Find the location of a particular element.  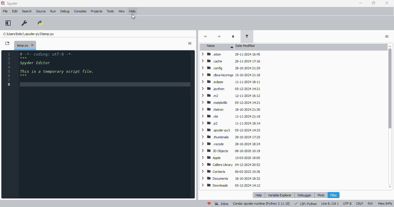

debugger is located at coordinates (305, 195).